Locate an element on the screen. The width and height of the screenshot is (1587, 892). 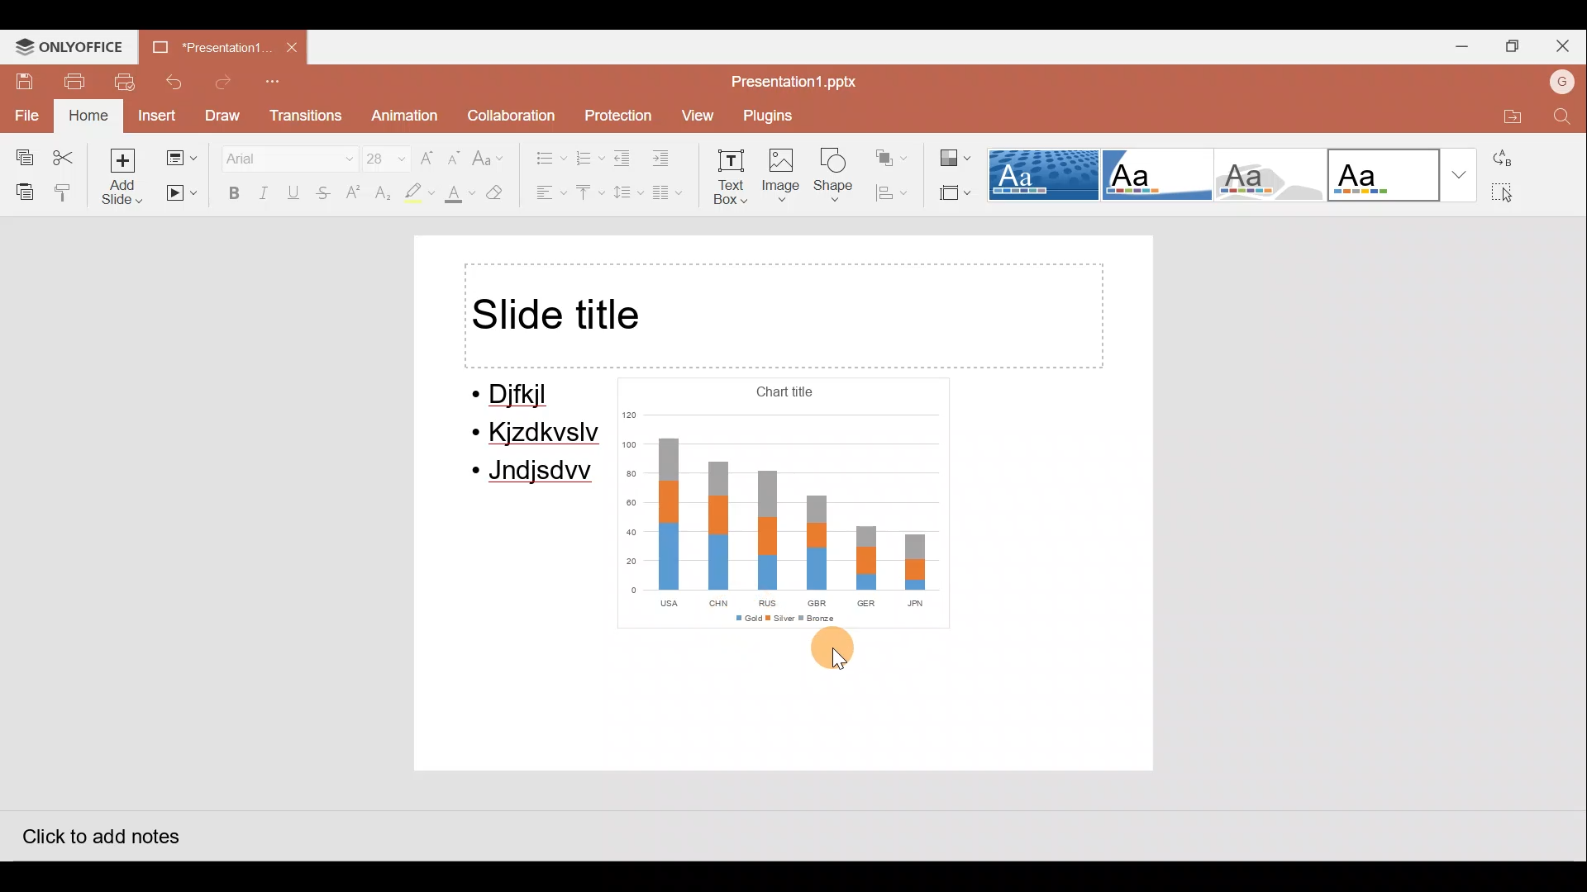
View is located at coordinates (696, 116).